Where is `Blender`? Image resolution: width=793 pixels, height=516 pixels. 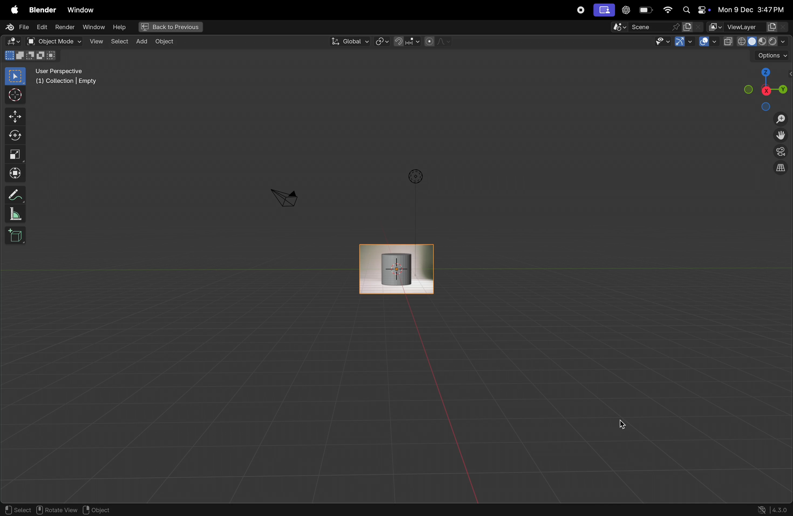 Blender is located at coordinates (40, 8).